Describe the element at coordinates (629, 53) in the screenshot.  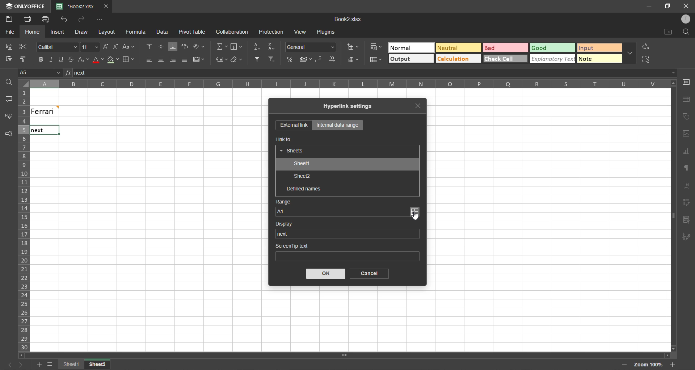
I see `more options` at that location.